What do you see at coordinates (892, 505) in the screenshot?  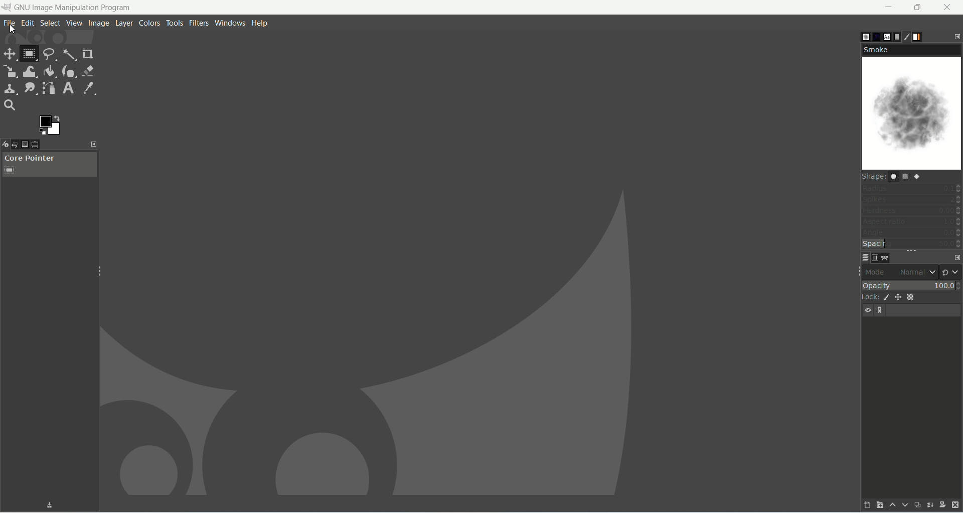 I see `raise this layer` at bounding box center [892, 505].